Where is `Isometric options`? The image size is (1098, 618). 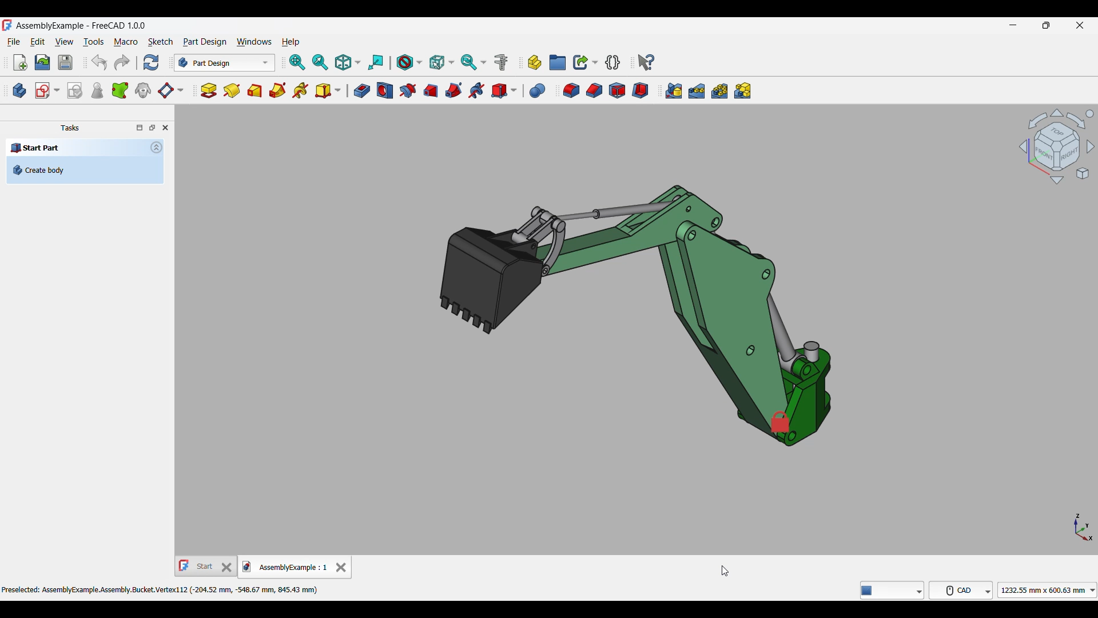 Isometric options is located at coordinates (348, 62).